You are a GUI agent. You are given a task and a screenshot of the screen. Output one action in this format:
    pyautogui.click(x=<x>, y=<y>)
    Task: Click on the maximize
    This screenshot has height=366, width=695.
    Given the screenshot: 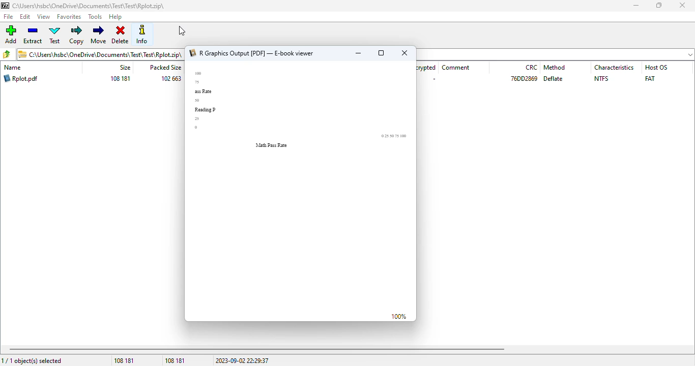 What is the action you would take?
    pyautogui.click(x=659, y=5)
    